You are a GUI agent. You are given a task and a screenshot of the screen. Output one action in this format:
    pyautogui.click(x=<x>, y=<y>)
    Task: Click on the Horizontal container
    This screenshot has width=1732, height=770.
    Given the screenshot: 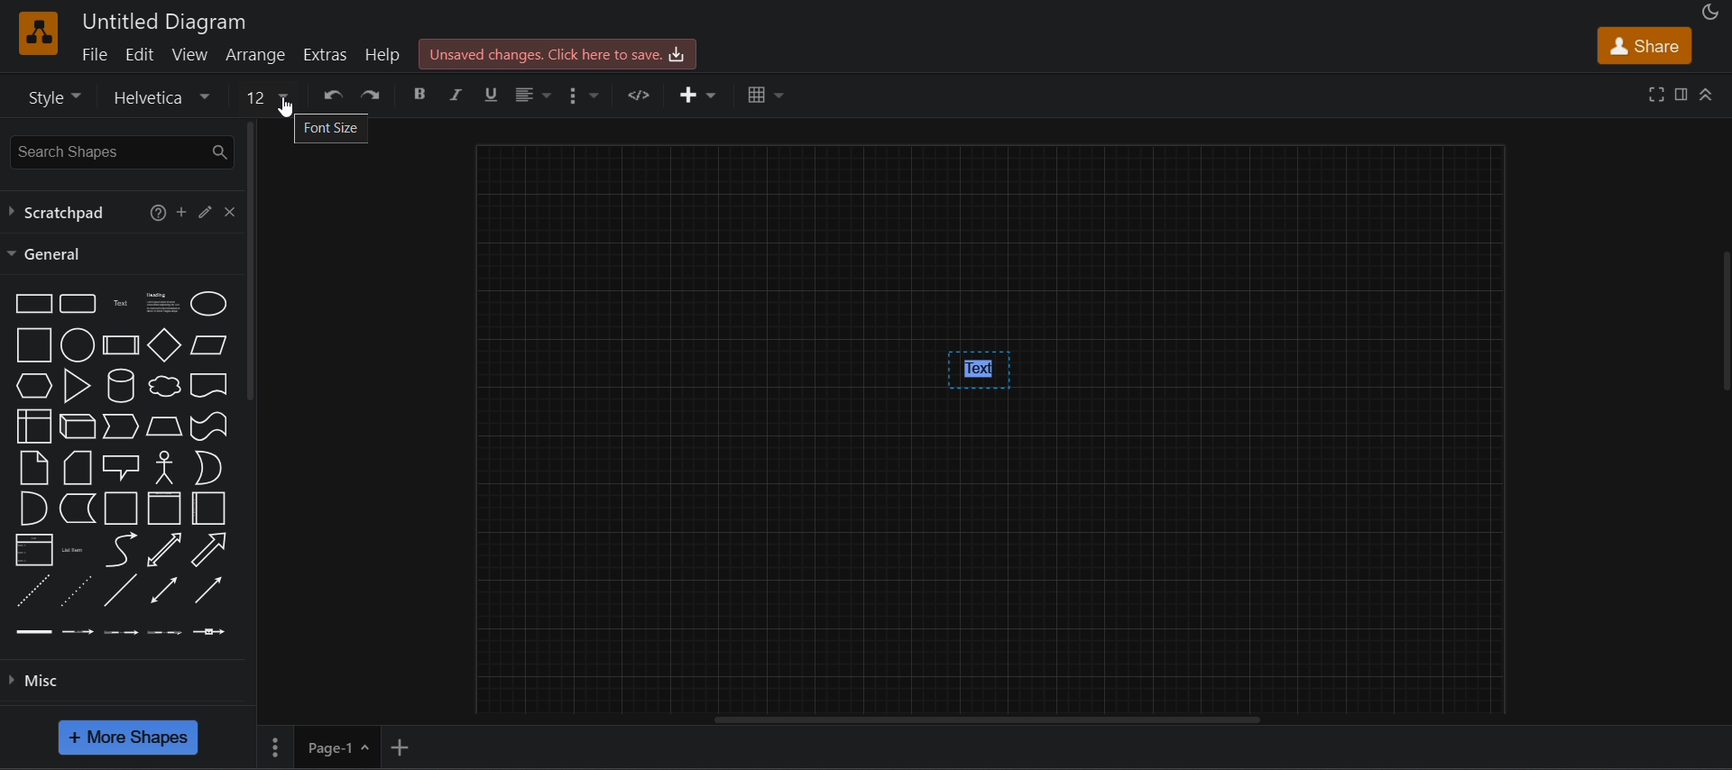 What is the action you would take?
    pyautogui.click(x=209, y=509)
    